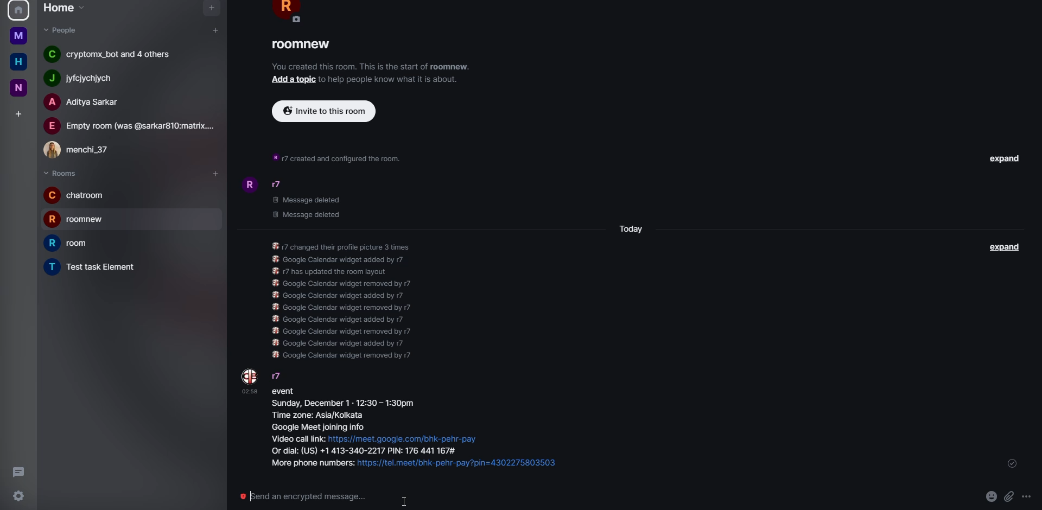 The height and width of the screenshot is (510, 1042). Describe the element at coordinates (96, 266) in the screenshot. I see `room` at that location.